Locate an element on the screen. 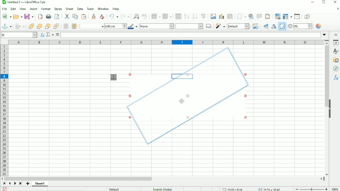 Image resolution: width=340 pixels, height=191 pixels. Undo is located at coordinates (113, 16).